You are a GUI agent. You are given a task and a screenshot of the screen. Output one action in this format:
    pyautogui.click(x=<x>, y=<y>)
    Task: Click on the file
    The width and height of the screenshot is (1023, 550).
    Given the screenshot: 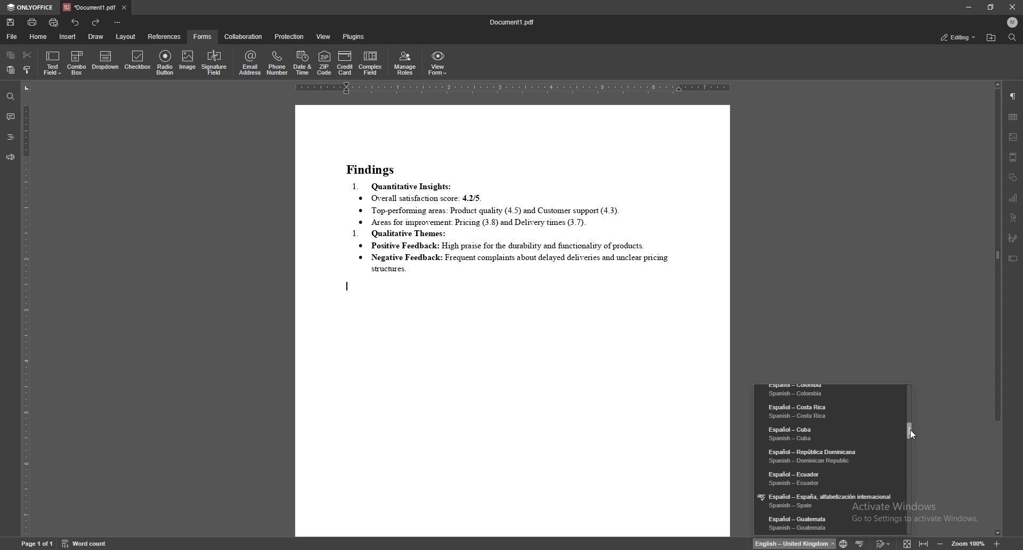 What is the action you would take?
    pyautogui.click(x=12, y=36)
    